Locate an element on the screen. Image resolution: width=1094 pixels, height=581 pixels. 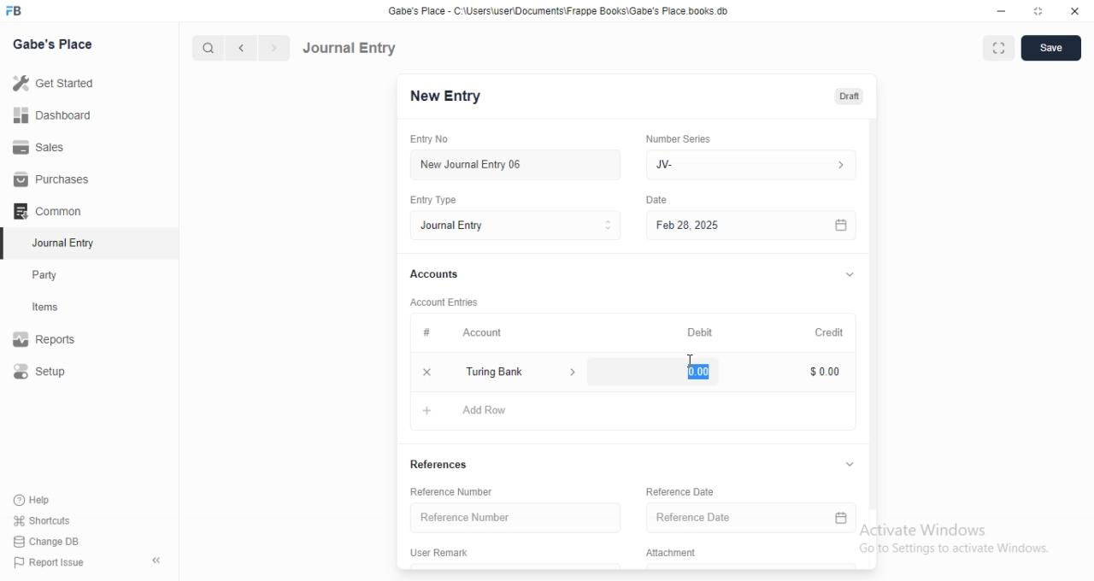
Add Row is located at coordinates (472, 412).